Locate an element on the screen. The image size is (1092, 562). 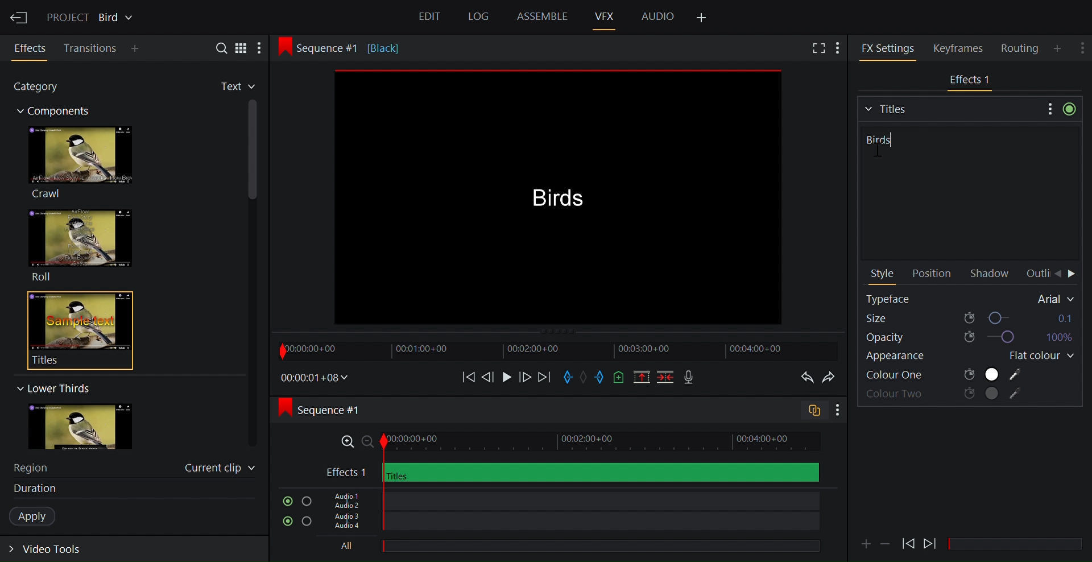
Nudge one frame backwards is located at coordinates (489, 376).